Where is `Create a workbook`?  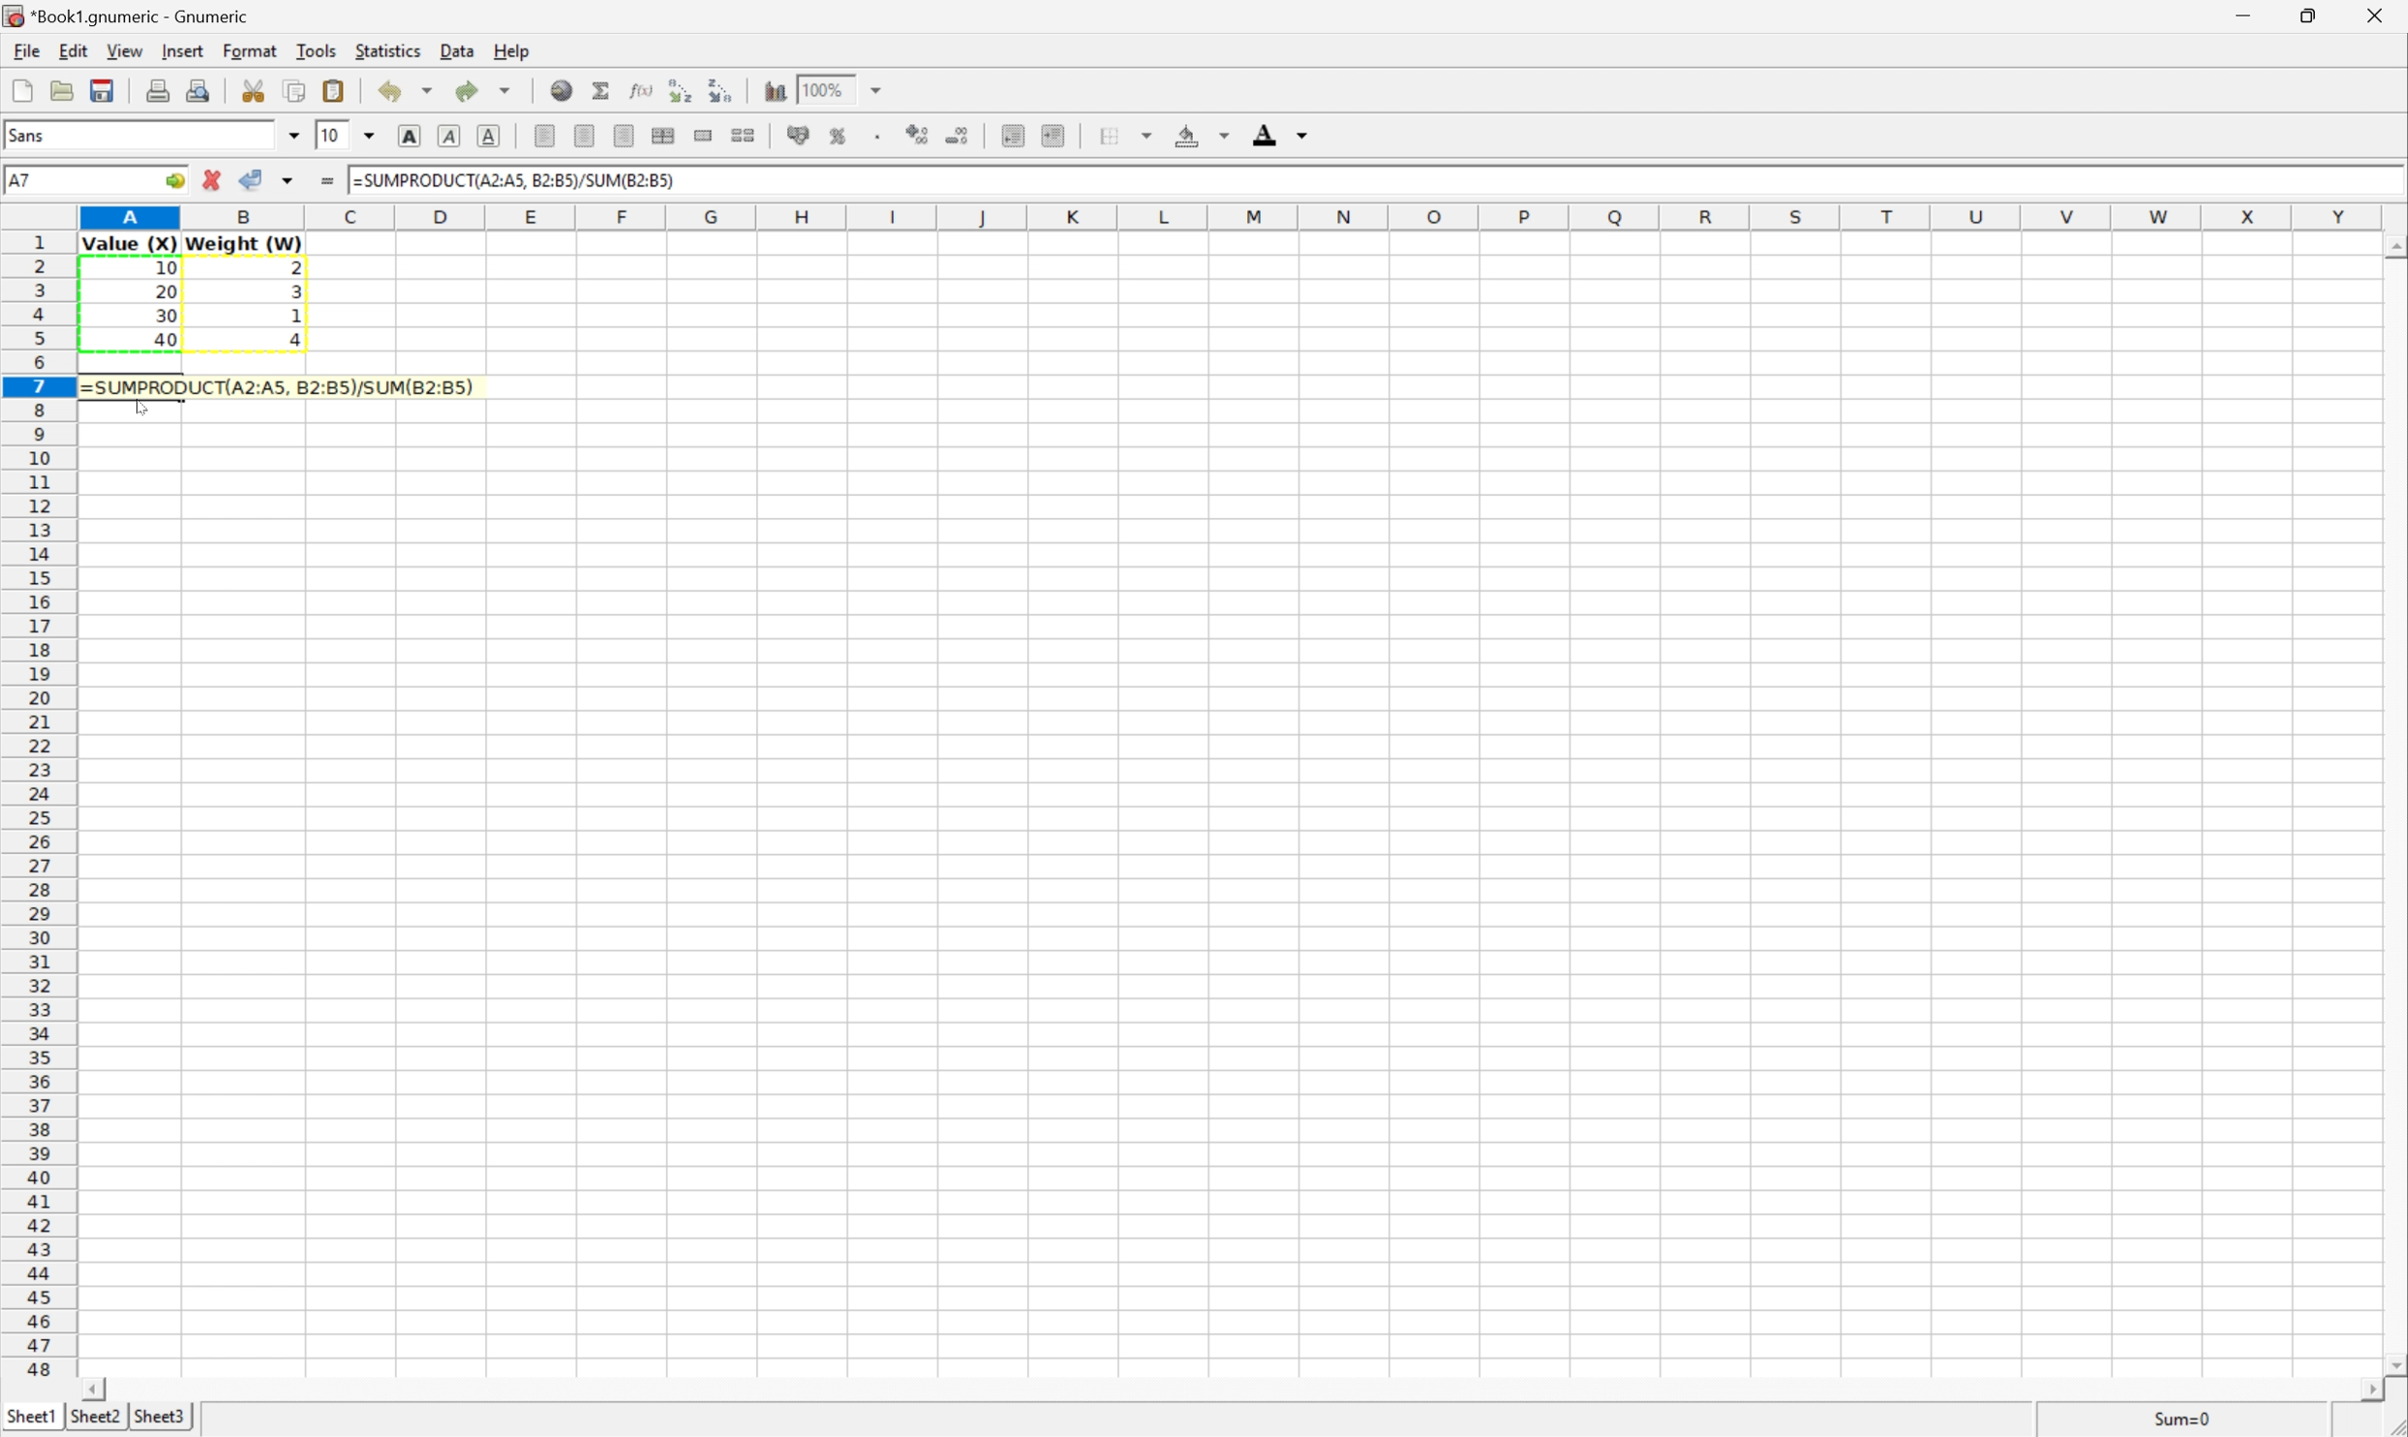 Create a workbook is located at coordinates (19, 91).